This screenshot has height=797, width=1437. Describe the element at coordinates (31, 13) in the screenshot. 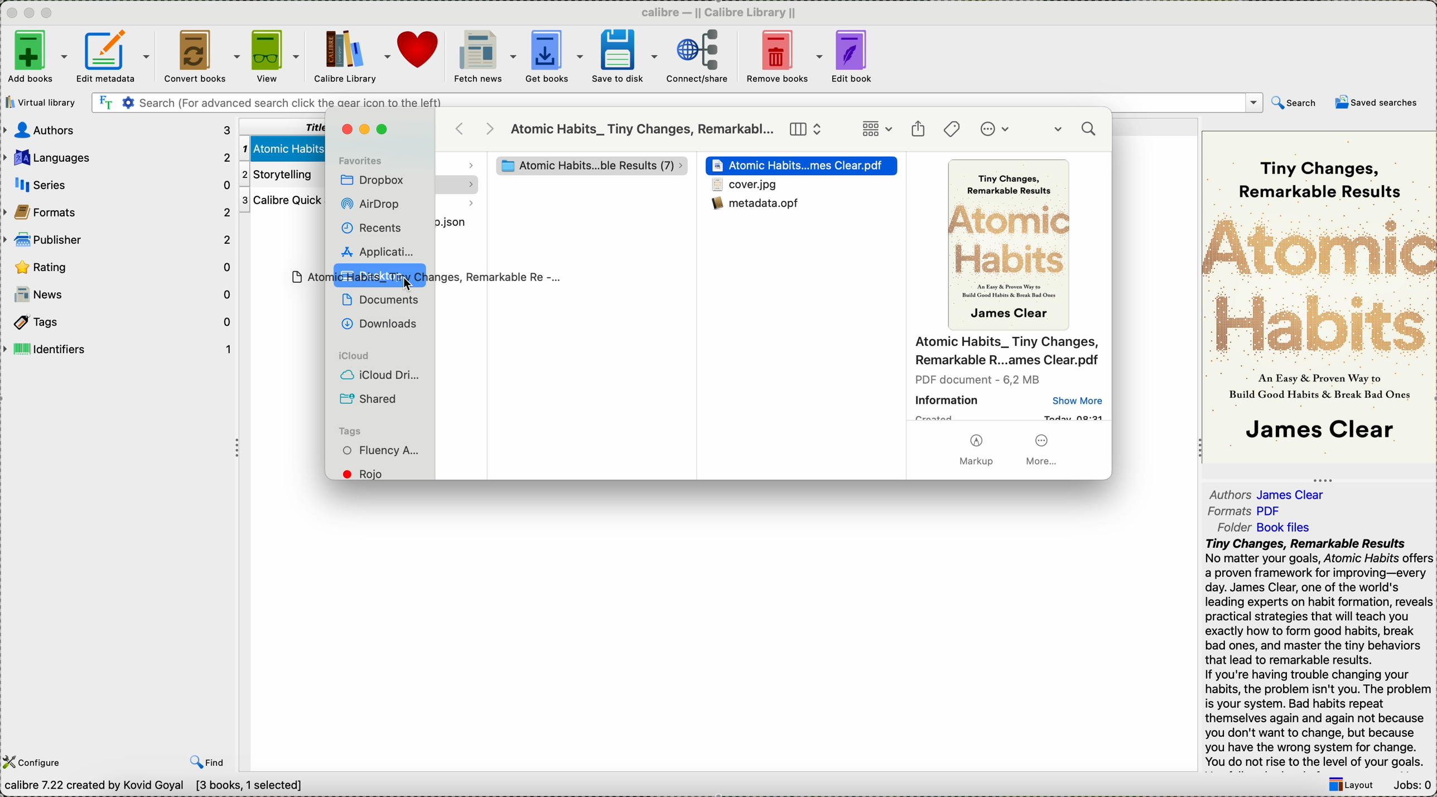

I see `disable buttons program` at that location.